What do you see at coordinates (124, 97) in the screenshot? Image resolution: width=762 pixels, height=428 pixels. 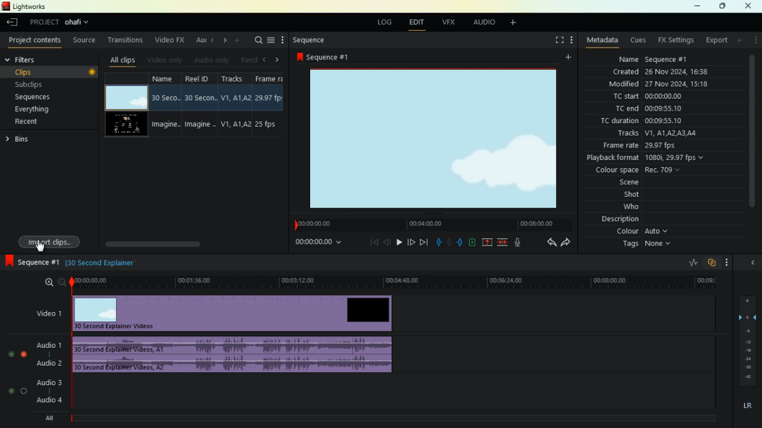 I see `video` at bounding box center [124, 97].